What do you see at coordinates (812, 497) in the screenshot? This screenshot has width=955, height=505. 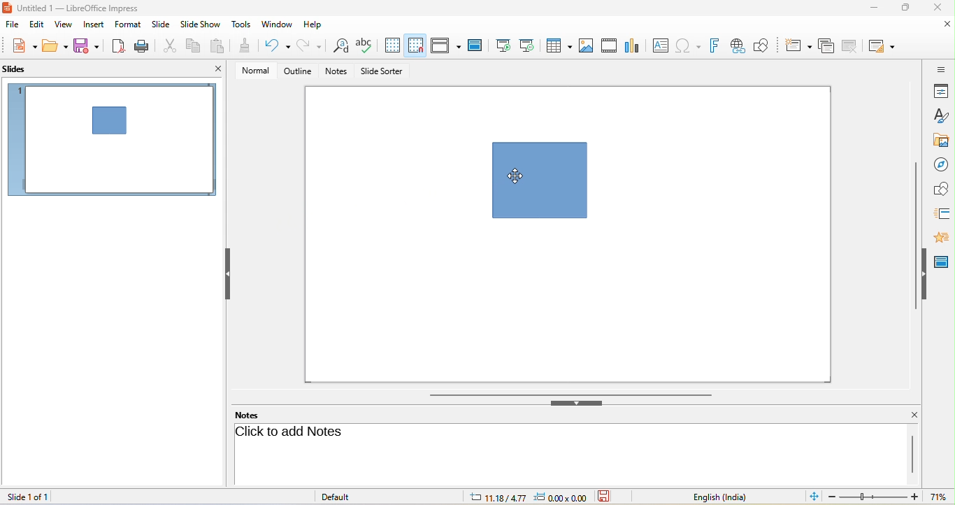 I see `fit slide to current window` at bounding box center [812, 497].